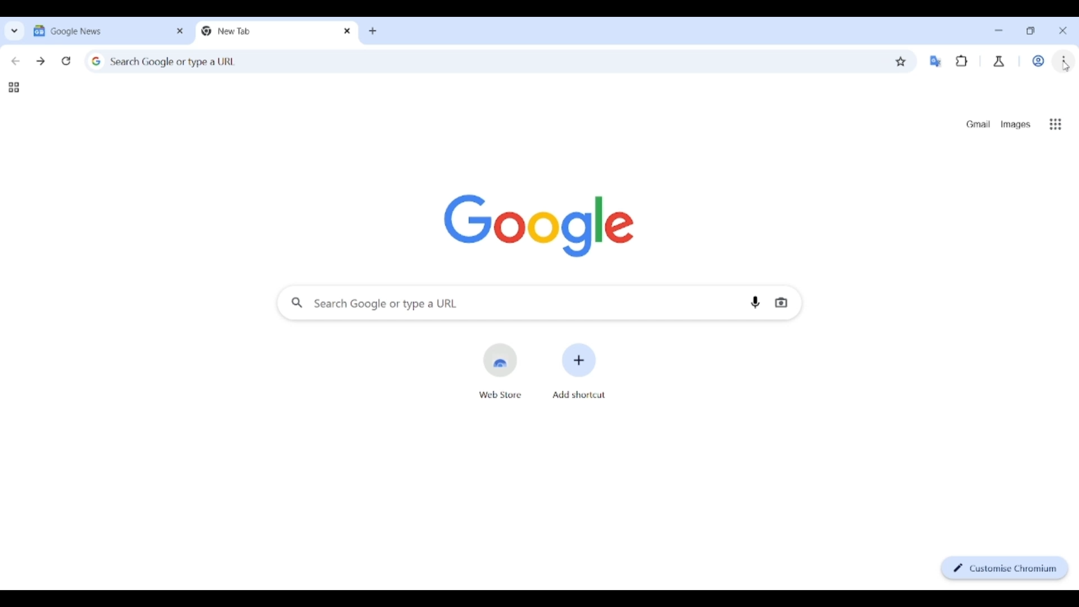 Image resolution: width=1079 pixels, height=607 pixels. I want to click on Close tab 1, so click(180, 31).